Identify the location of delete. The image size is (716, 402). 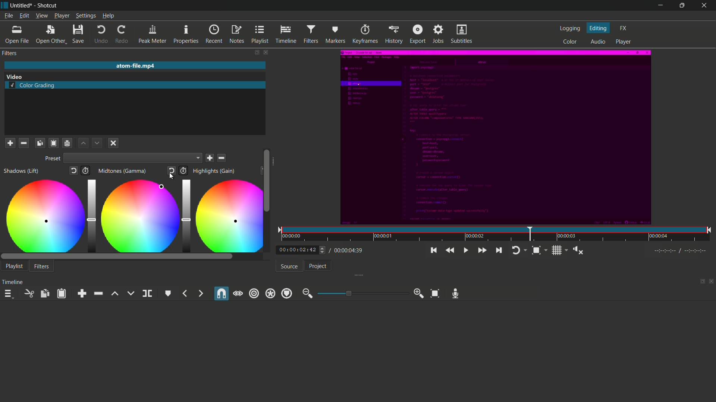
(222, 158).